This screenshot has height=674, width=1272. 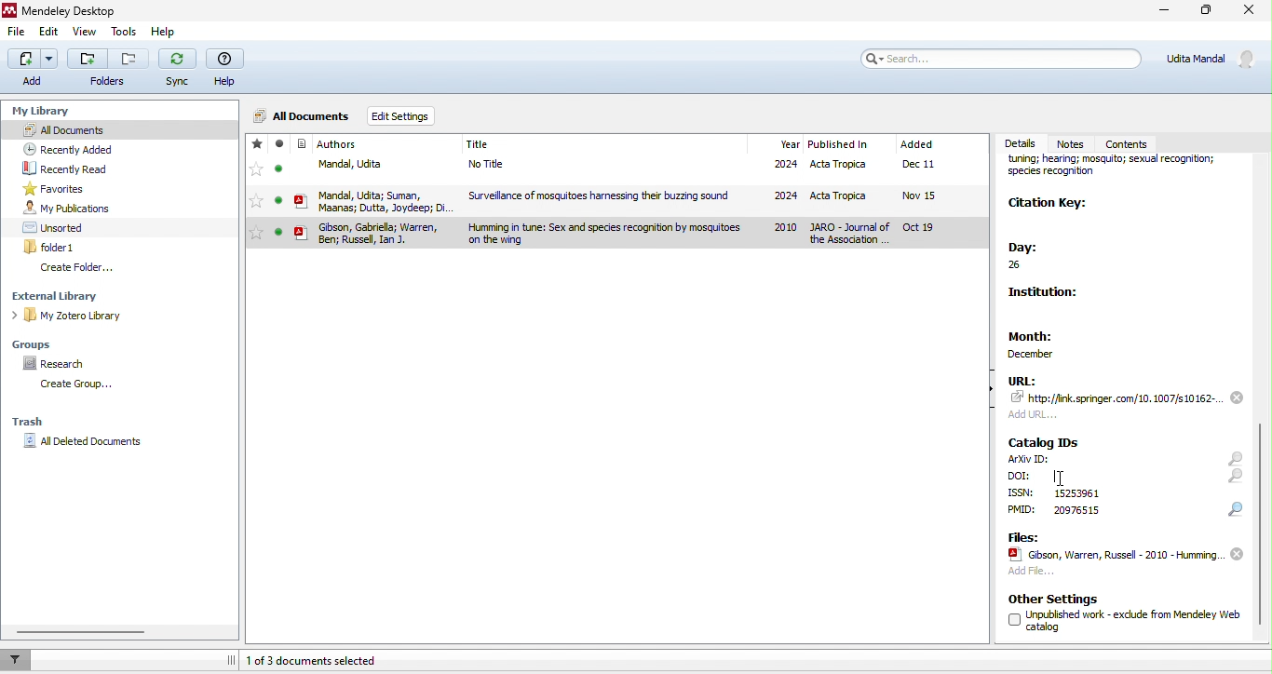 I want to click on help, so click(x=228, y=69).